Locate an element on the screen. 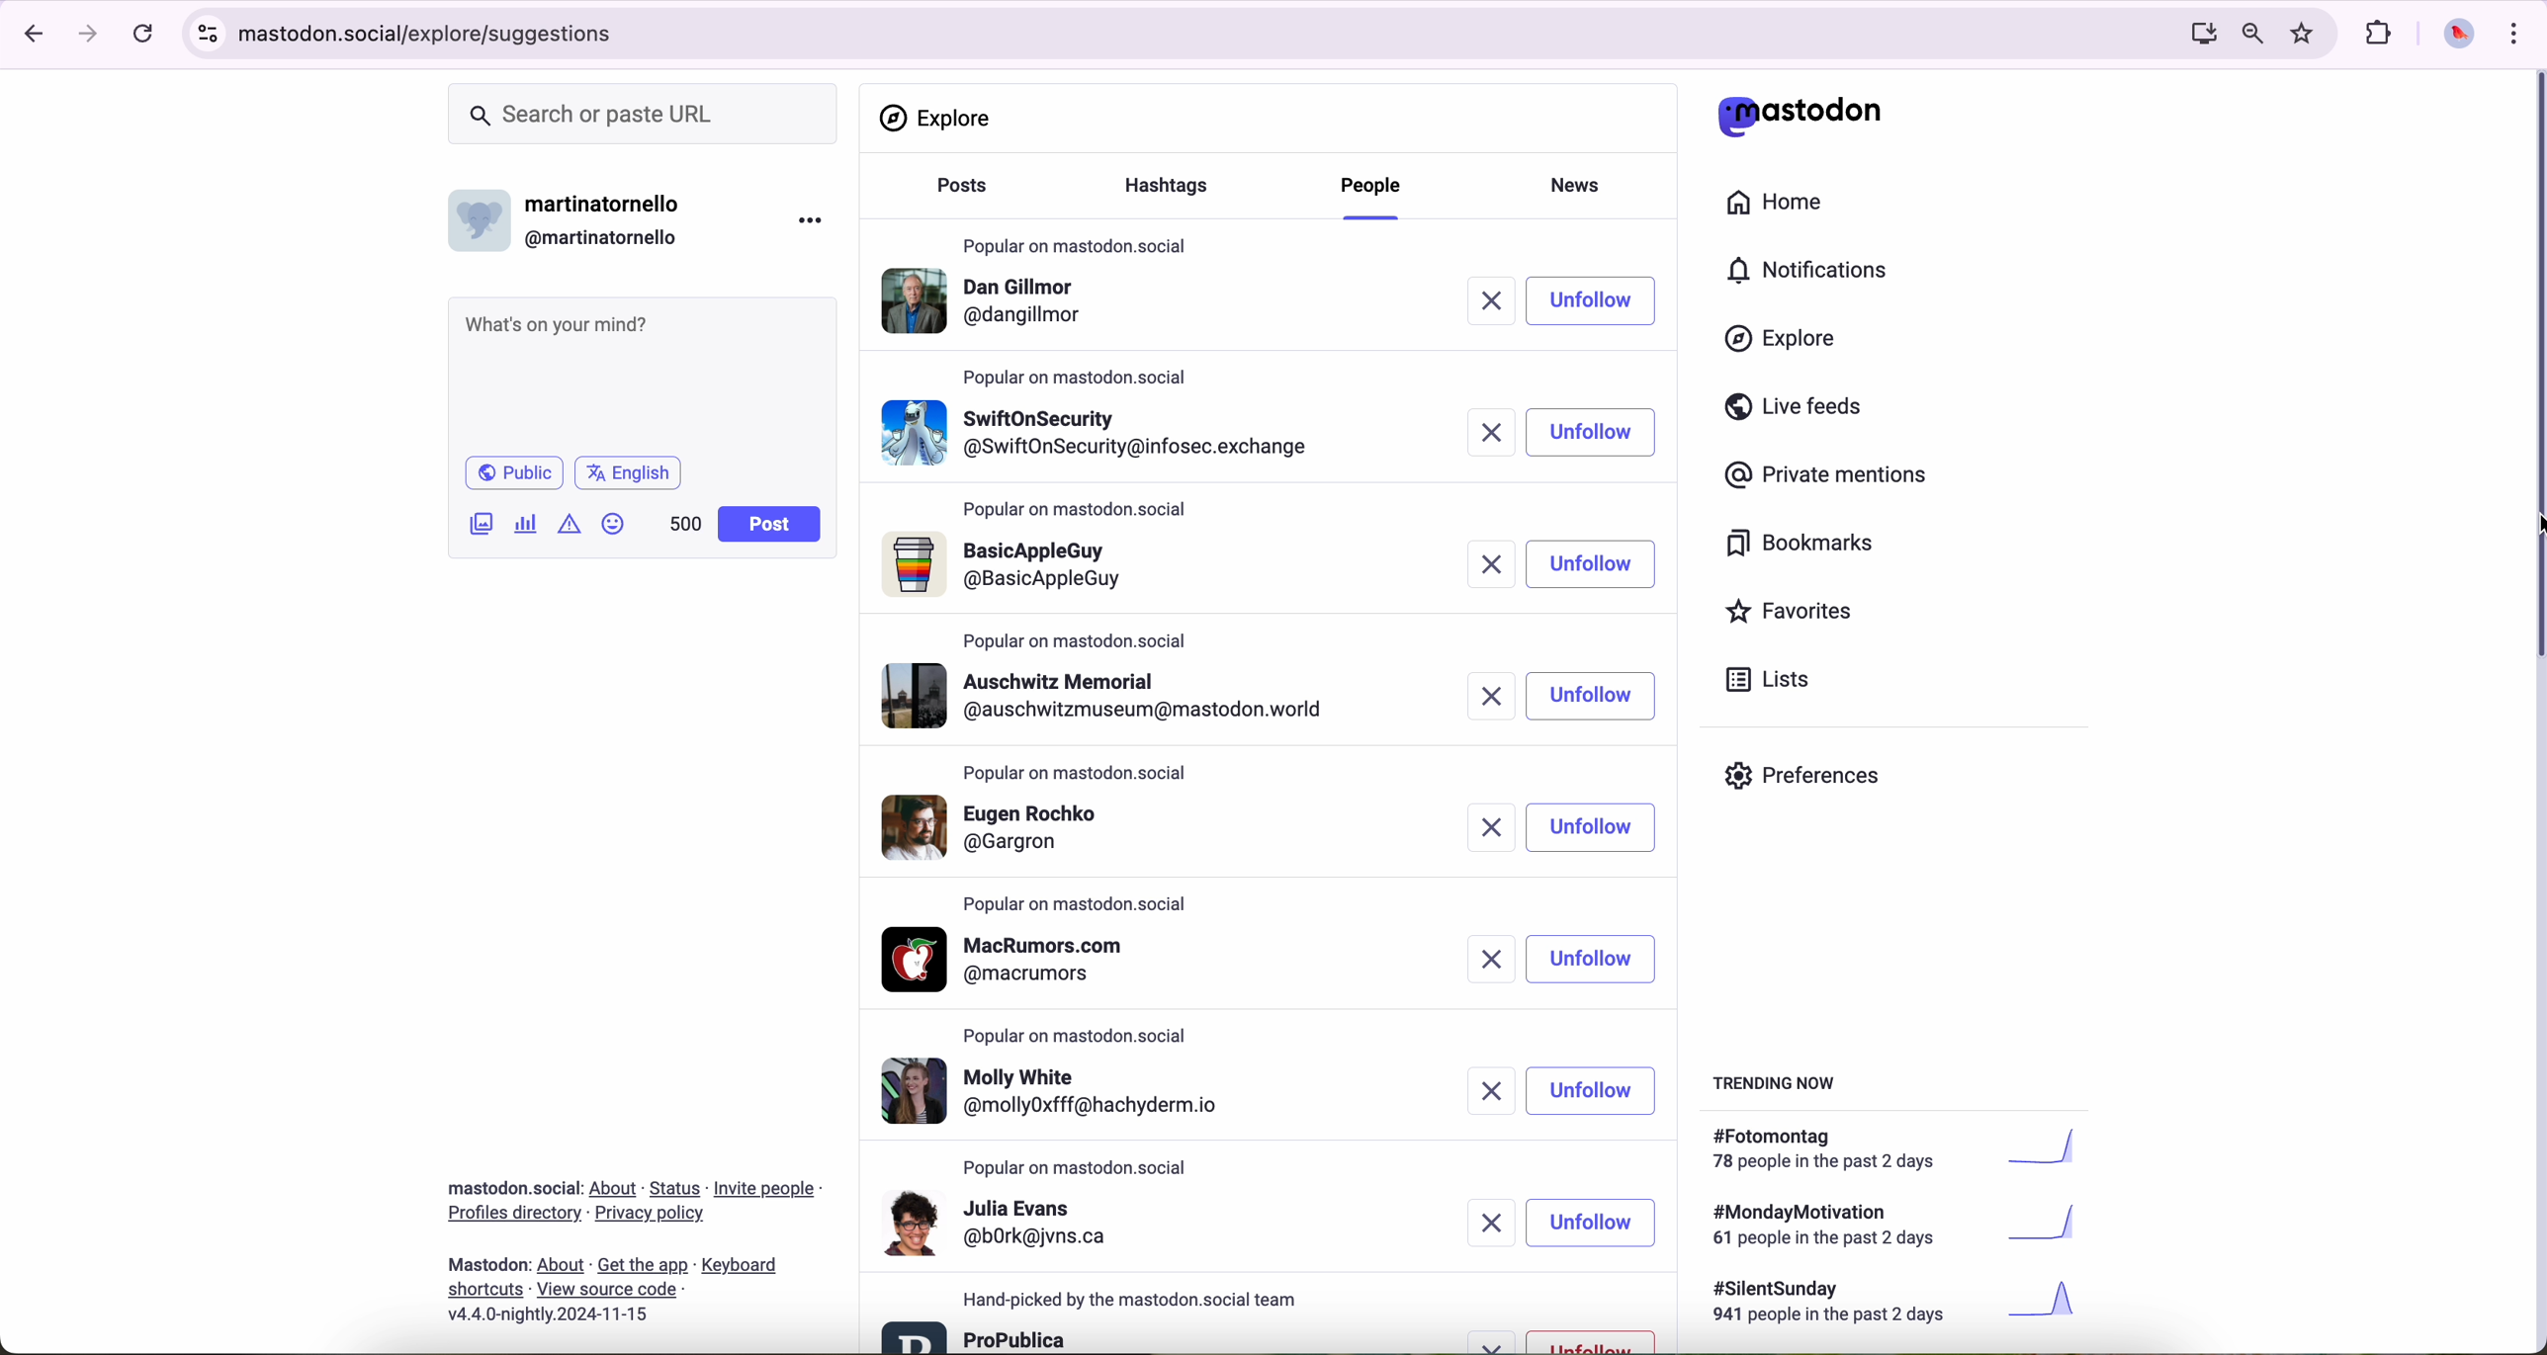 This screenshot has height=1355, width=2547. unfollow is located at coordinates (1595, 960).